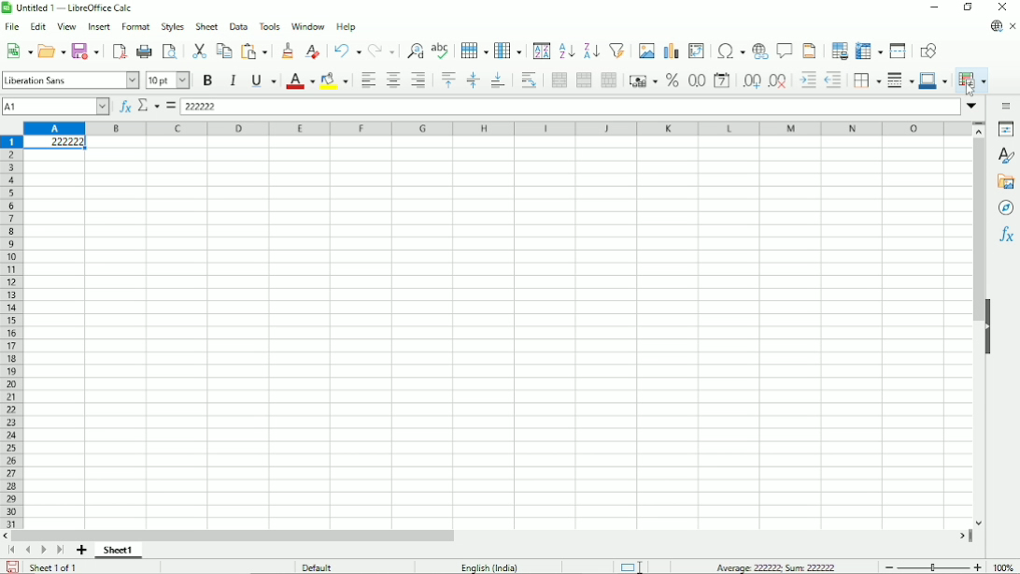 This screenshot has height=574, width=1020. I want to click on Title, so click(70, 9).